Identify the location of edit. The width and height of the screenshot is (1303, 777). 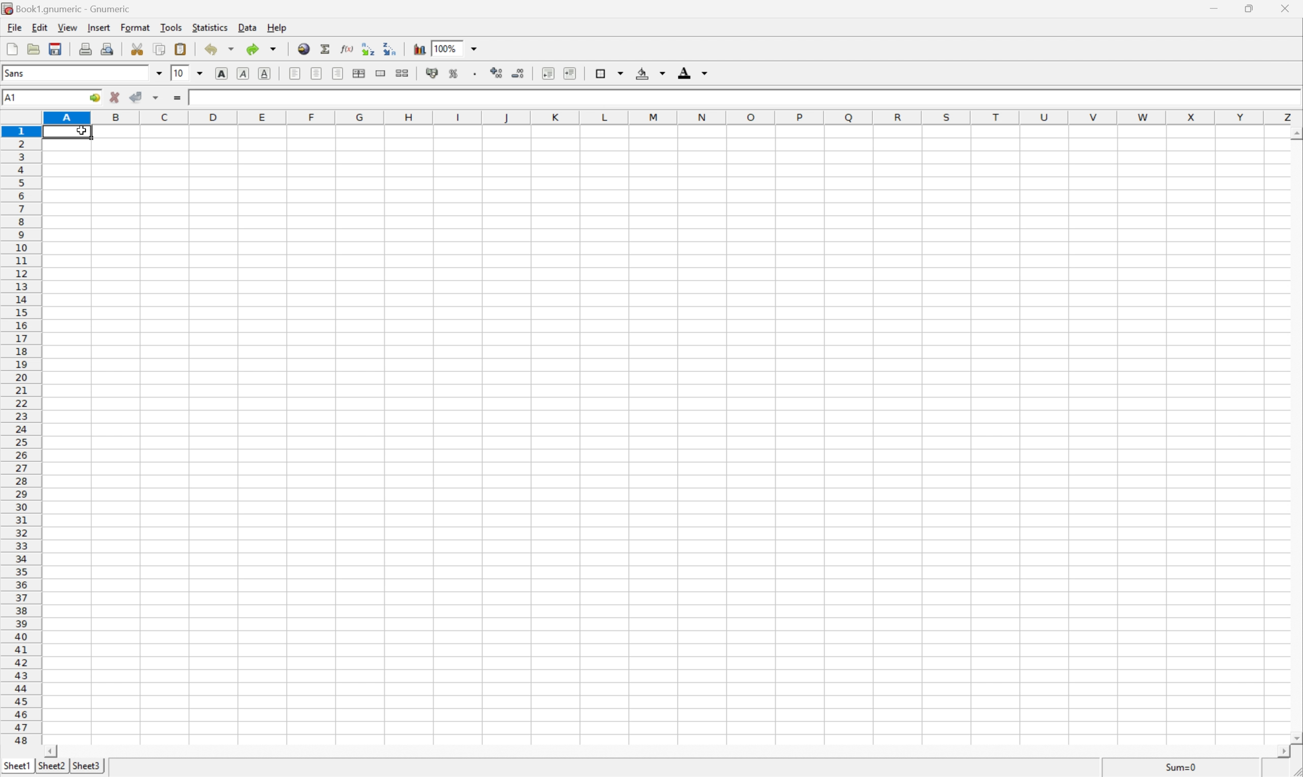
(38, 27).